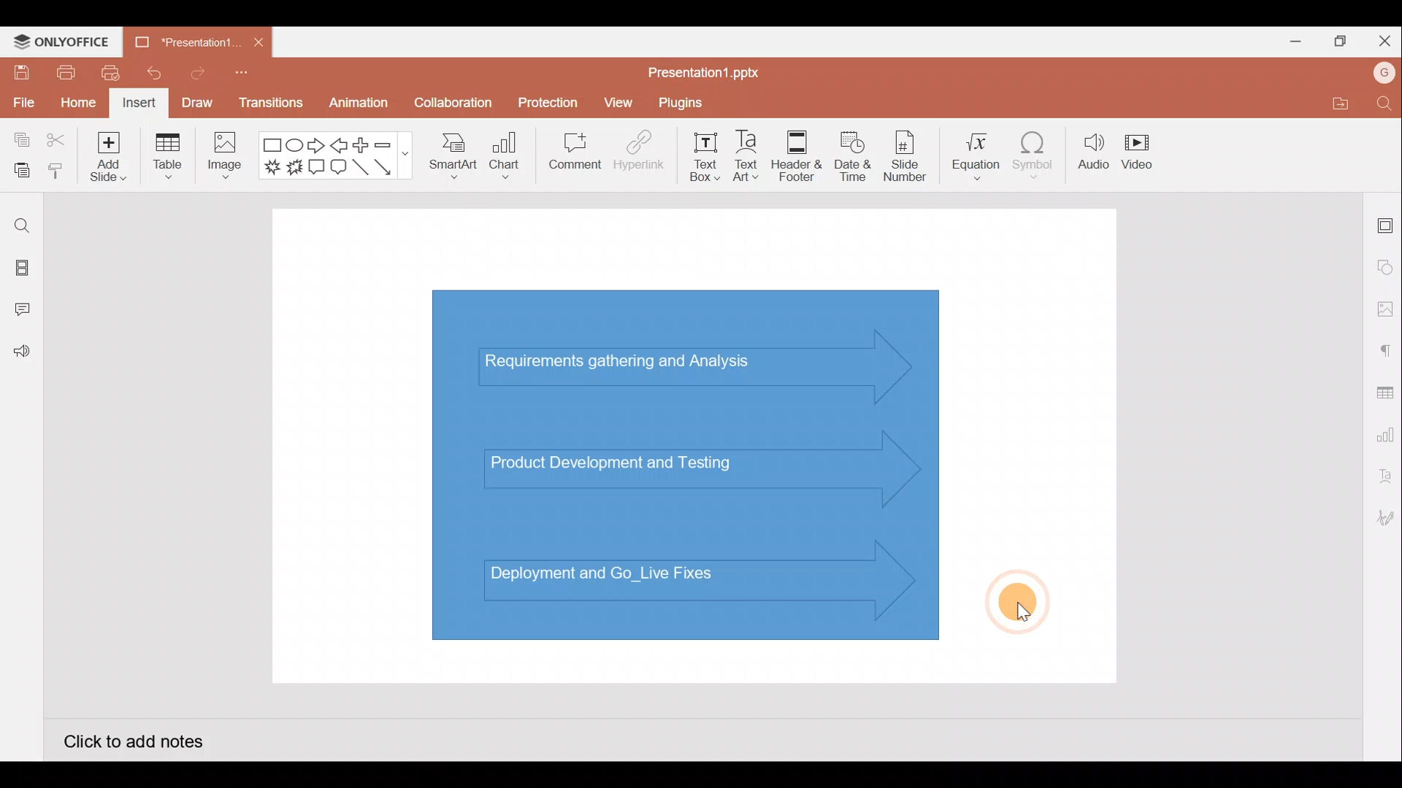  Describe the element at coordinates (1386, 103) in the screenshot. I see `Find` at that location.